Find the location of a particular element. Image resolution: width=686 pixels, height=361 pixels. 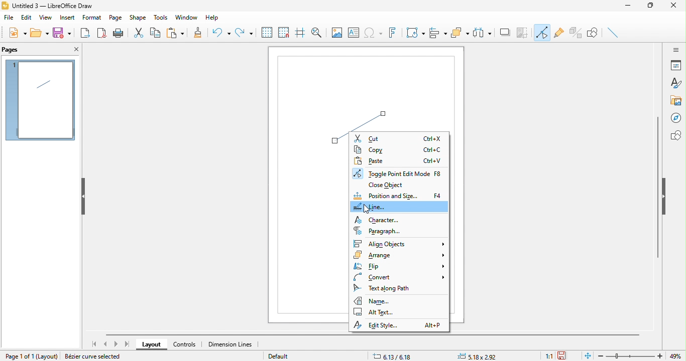

crop image is located at coordinates (524, 32).